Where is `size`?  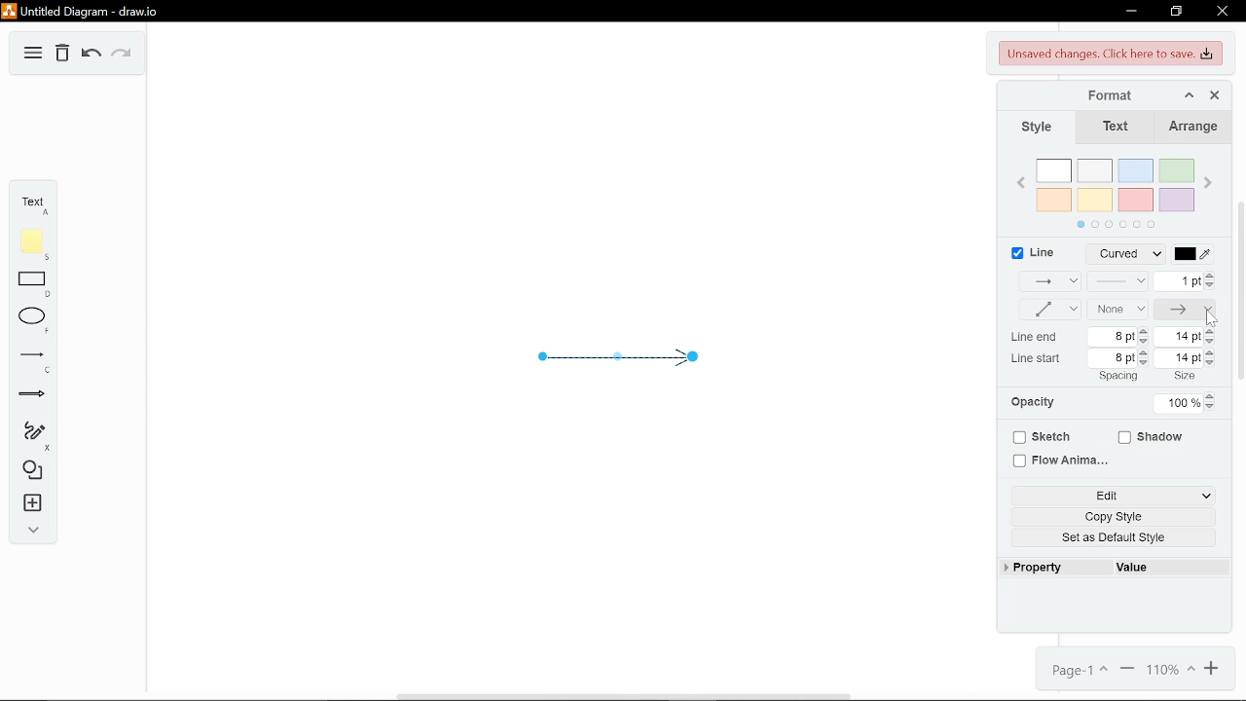 size is located at coordinates (1185, 375).